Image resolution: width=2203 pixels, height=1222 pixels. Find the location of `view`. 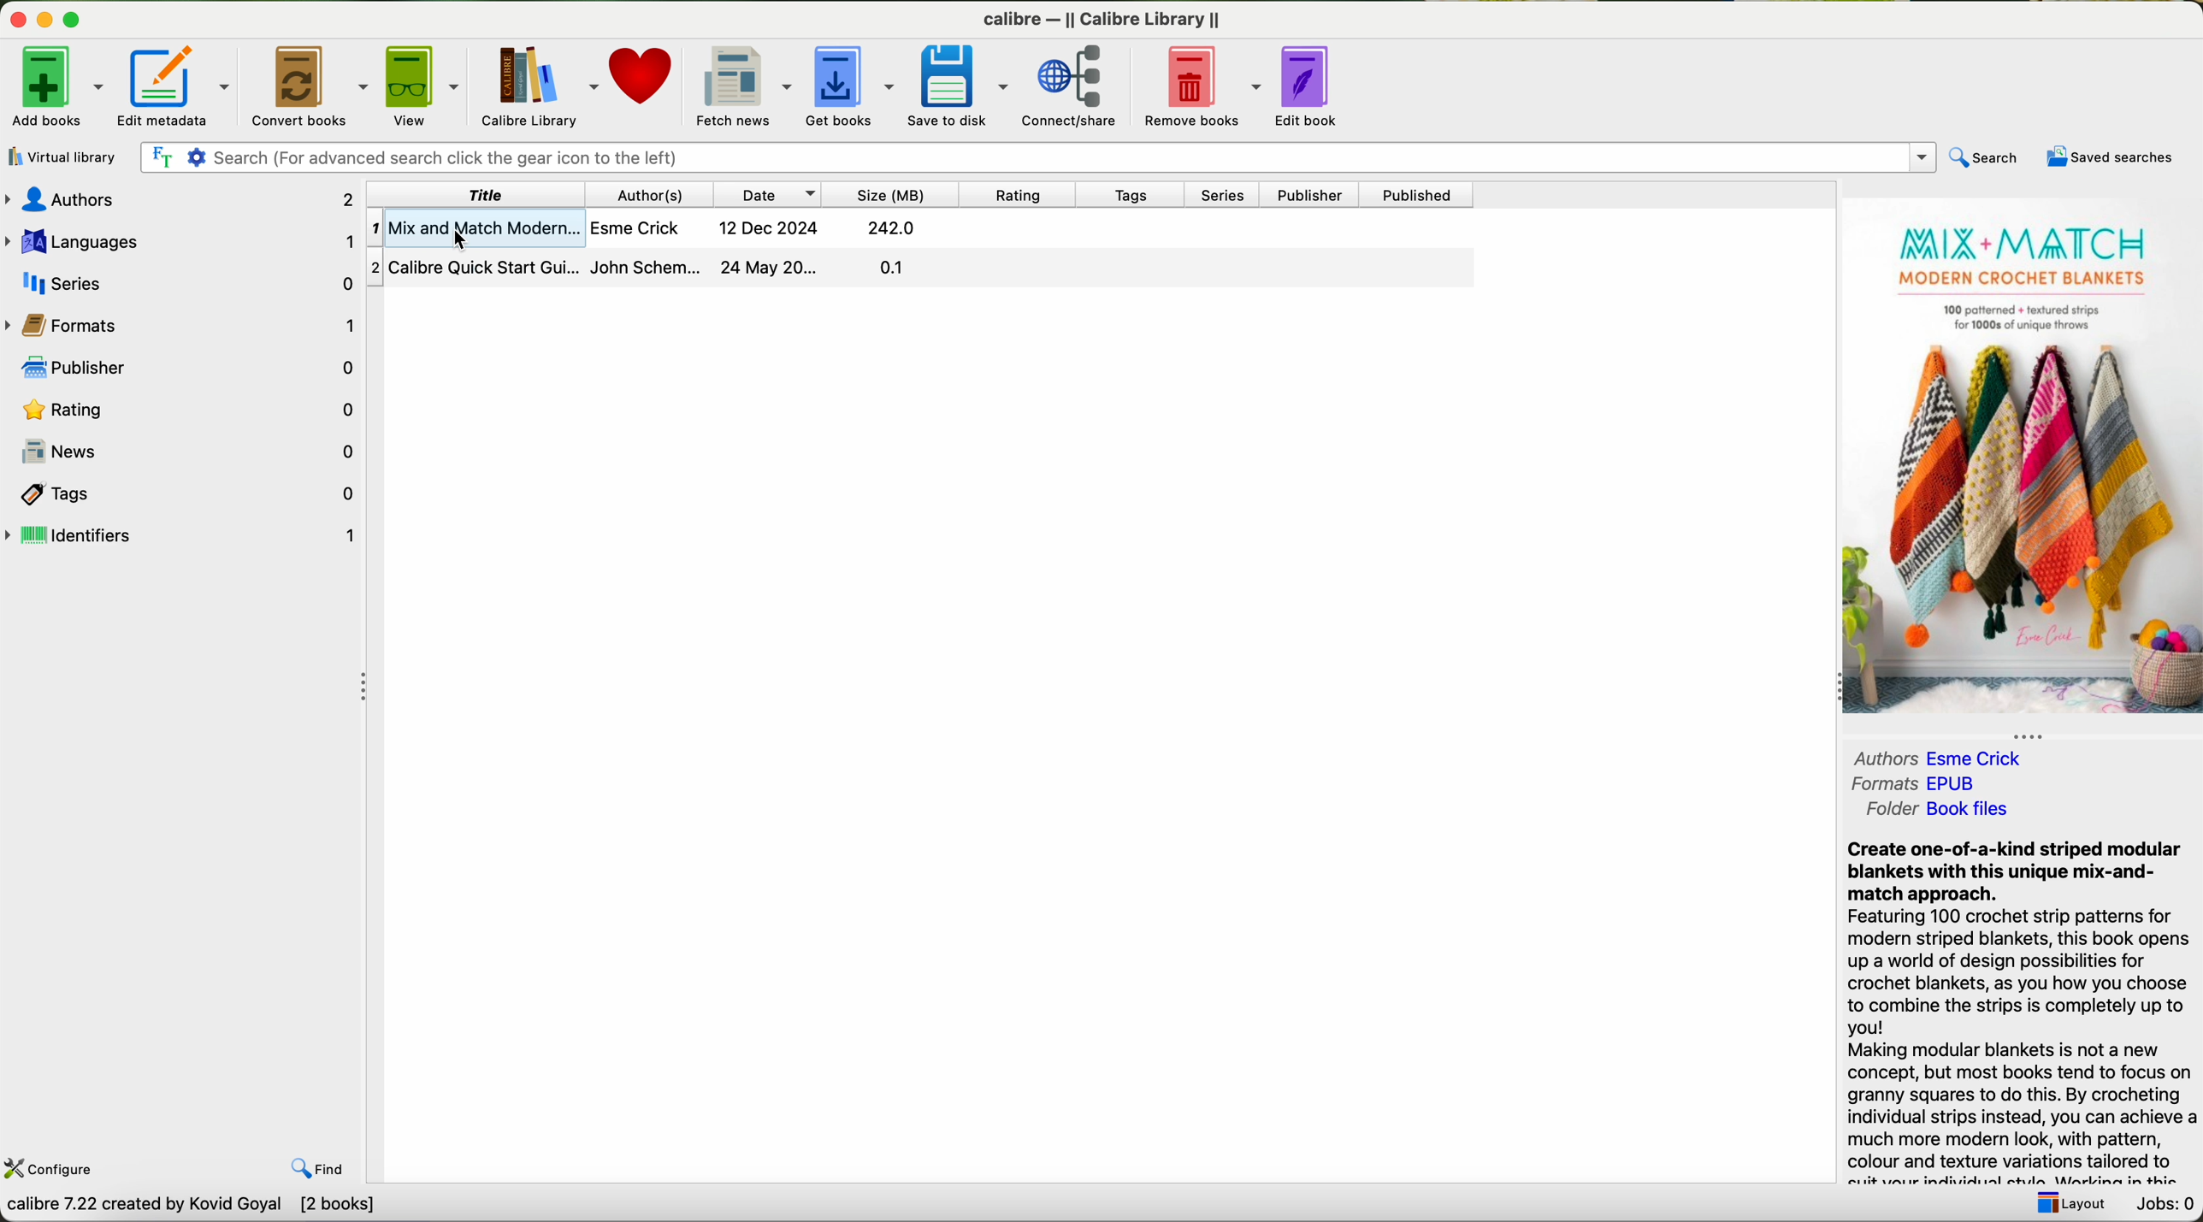

view is located at coordinates (425, 83).